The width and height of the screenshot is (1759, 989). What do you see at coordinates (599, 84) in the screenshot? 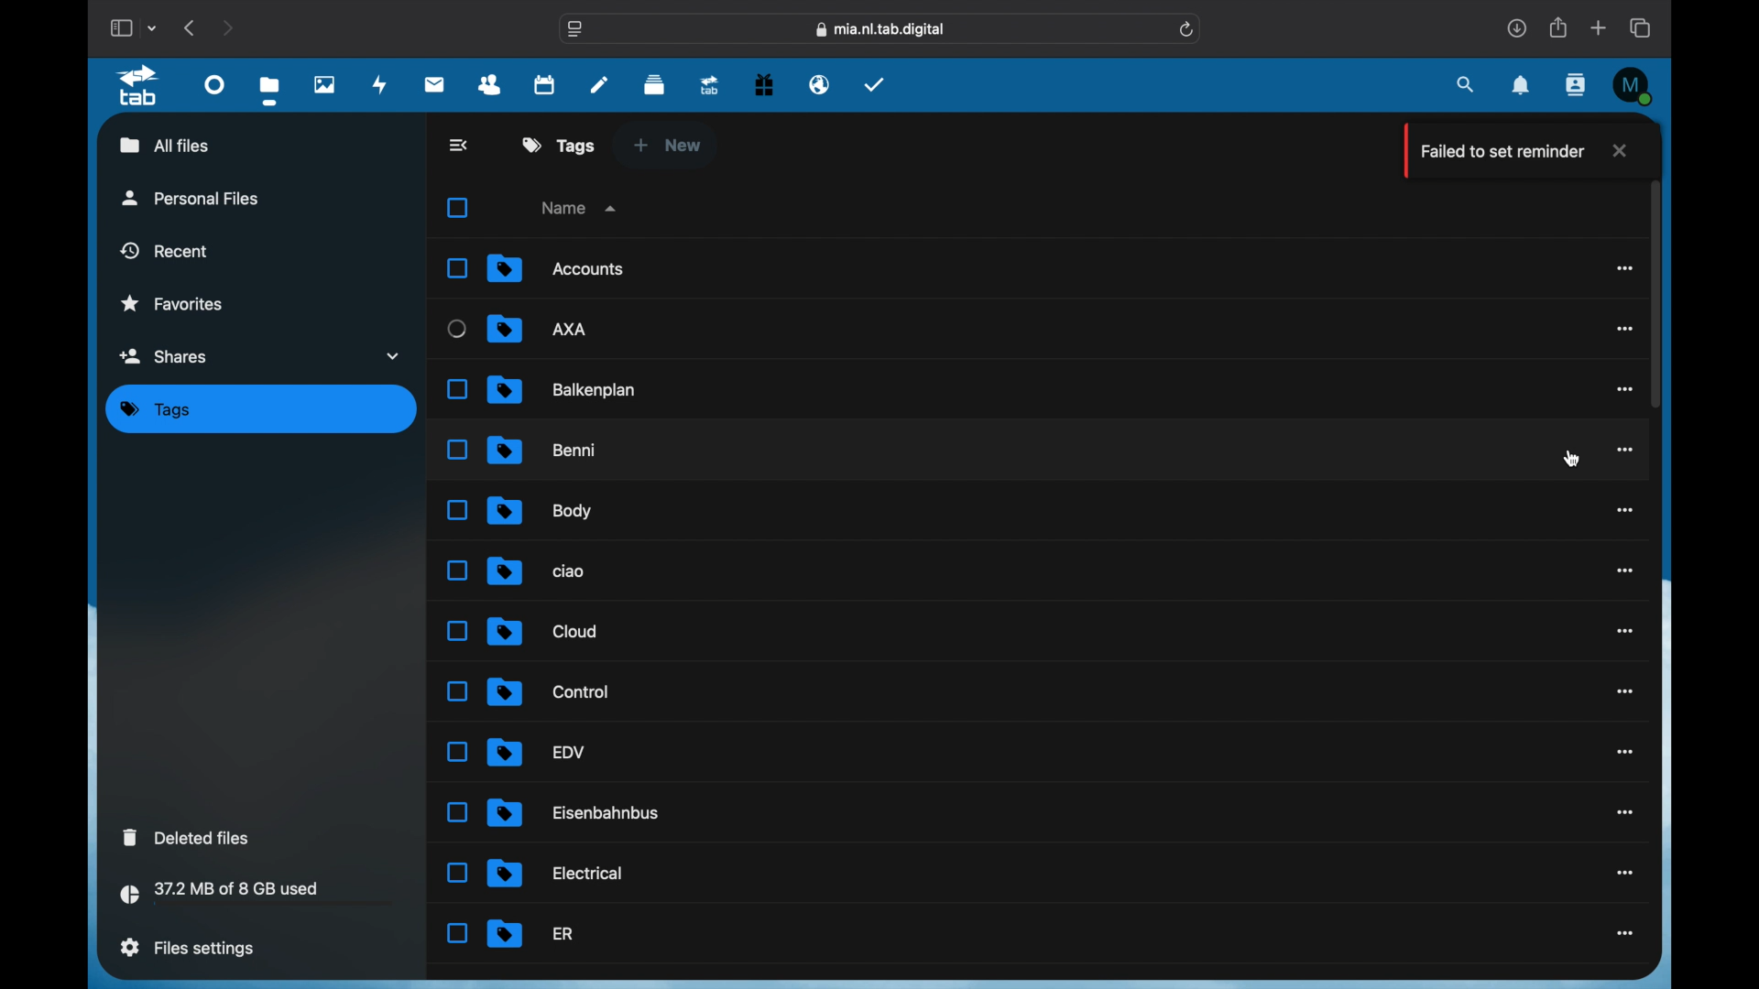
I see `notes` at bounding box center [599, 84].